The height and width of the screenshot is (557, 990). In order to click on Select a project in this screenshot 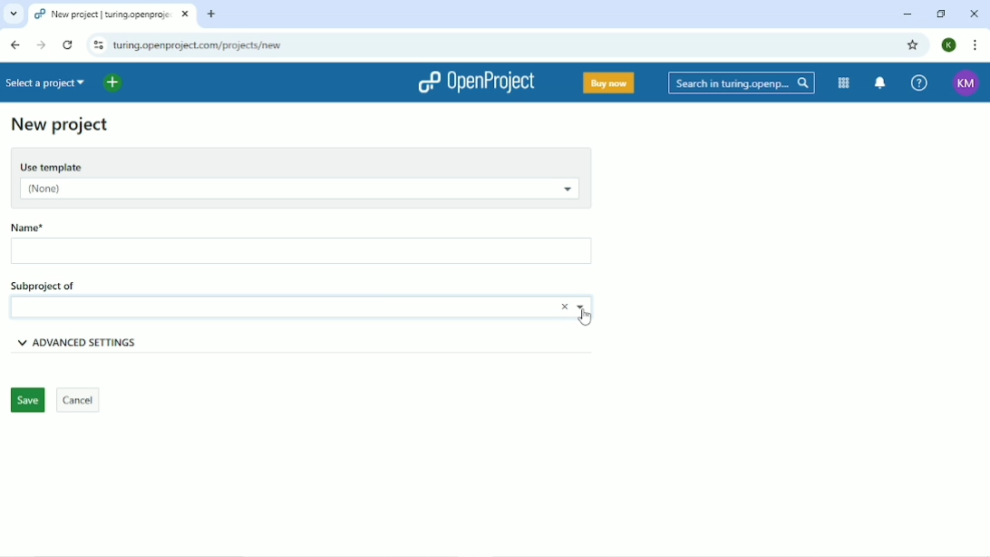, I will do `click(48, 83)`.